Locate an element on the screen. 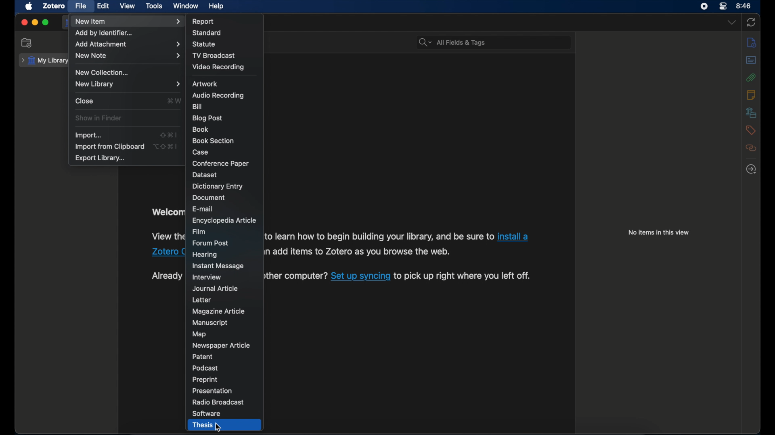  manuscript is located at coordinates (210, 323).